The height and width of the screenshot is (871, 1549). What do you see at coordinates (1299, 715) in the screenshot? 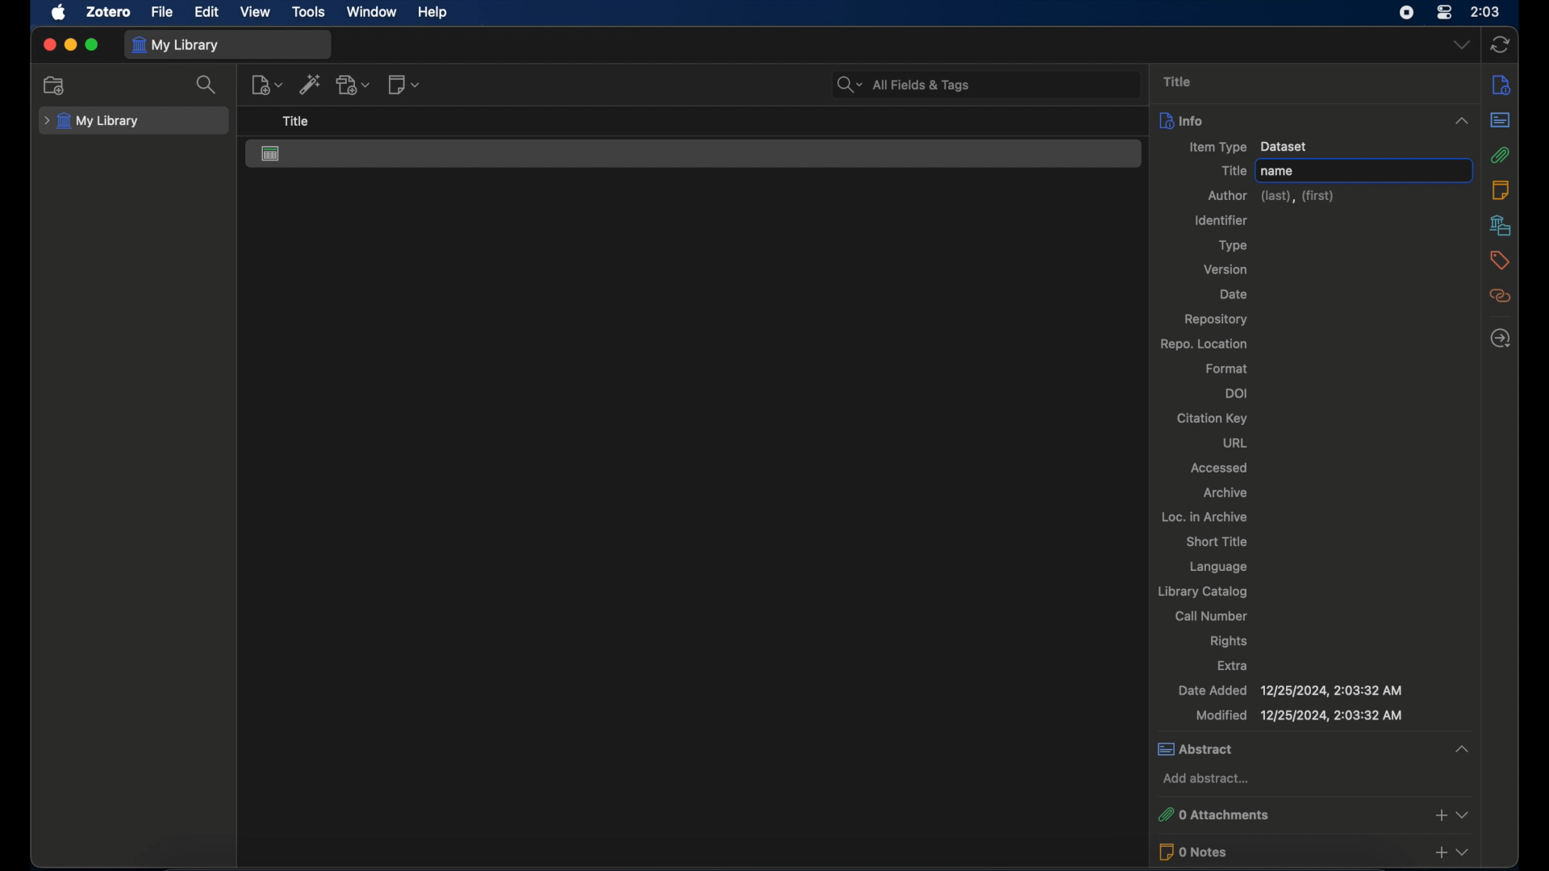
I see `modified` at bounding box center [1299, 715].